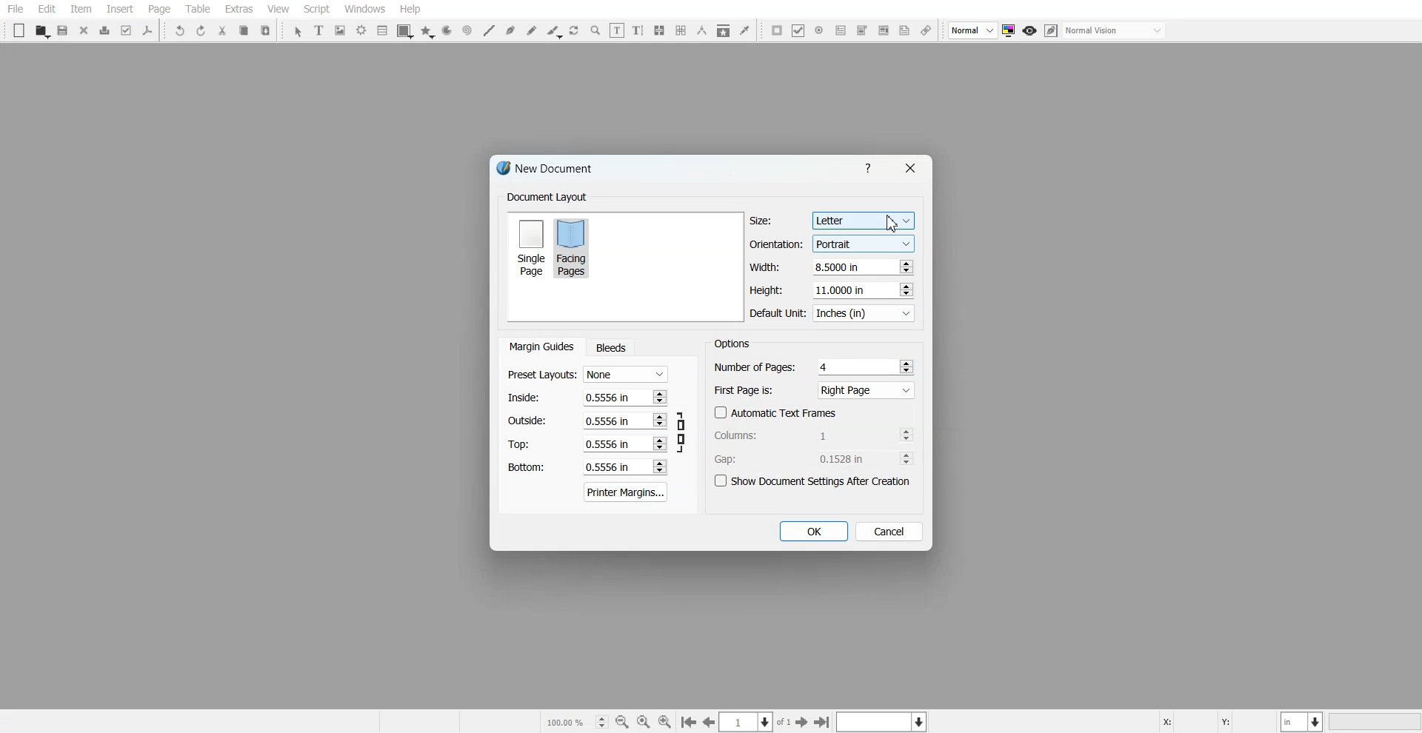 This screenshot has height=733, width=1422. What do you see at coordinates (19, 30) in the screenshot?
I see `New` at bounding box center [19, 30].